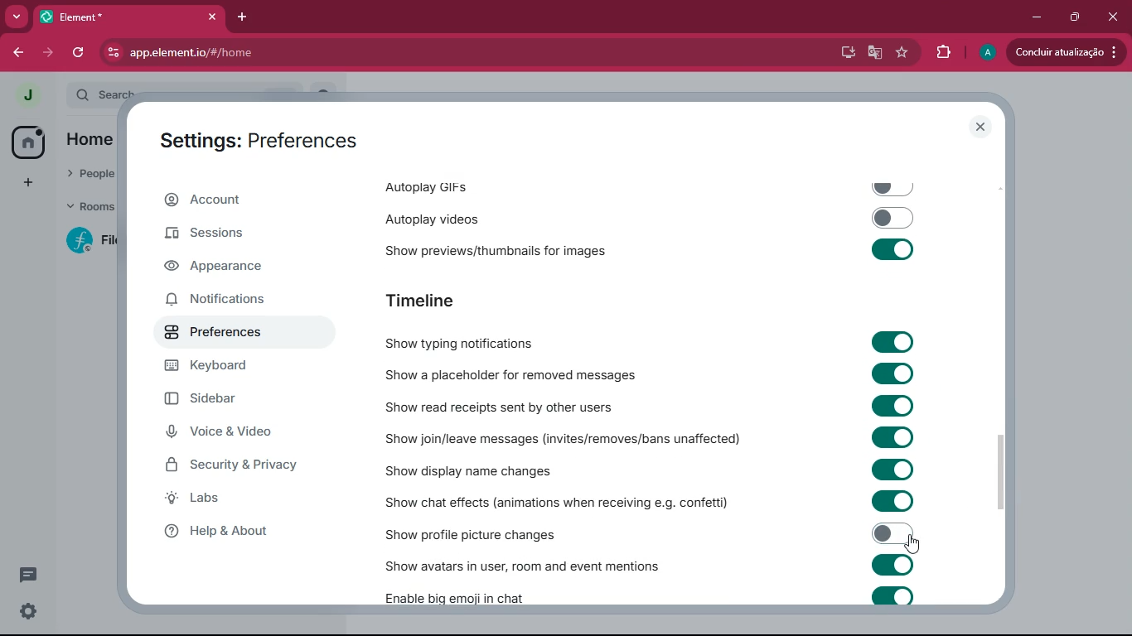  What do you see at coordinates (249, 464) in the screenshot?
I see `security & security` at bounding box center [249, 464].